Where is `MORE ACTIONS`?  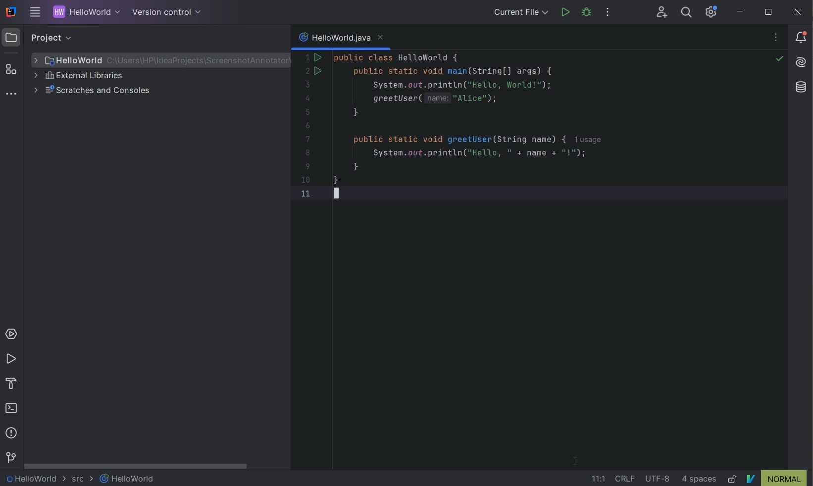 MORE ACTIONS is located at coordinates (608, 14).